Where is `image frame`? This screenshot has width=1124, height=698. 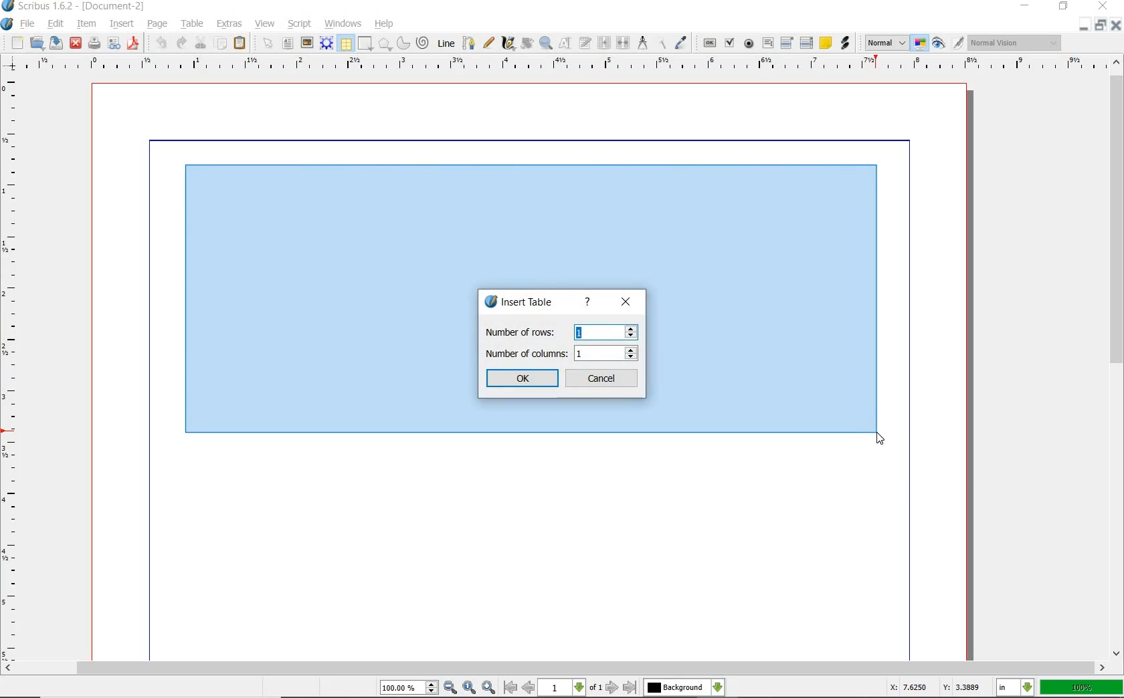
image frame is located at coordinates (306, 43).